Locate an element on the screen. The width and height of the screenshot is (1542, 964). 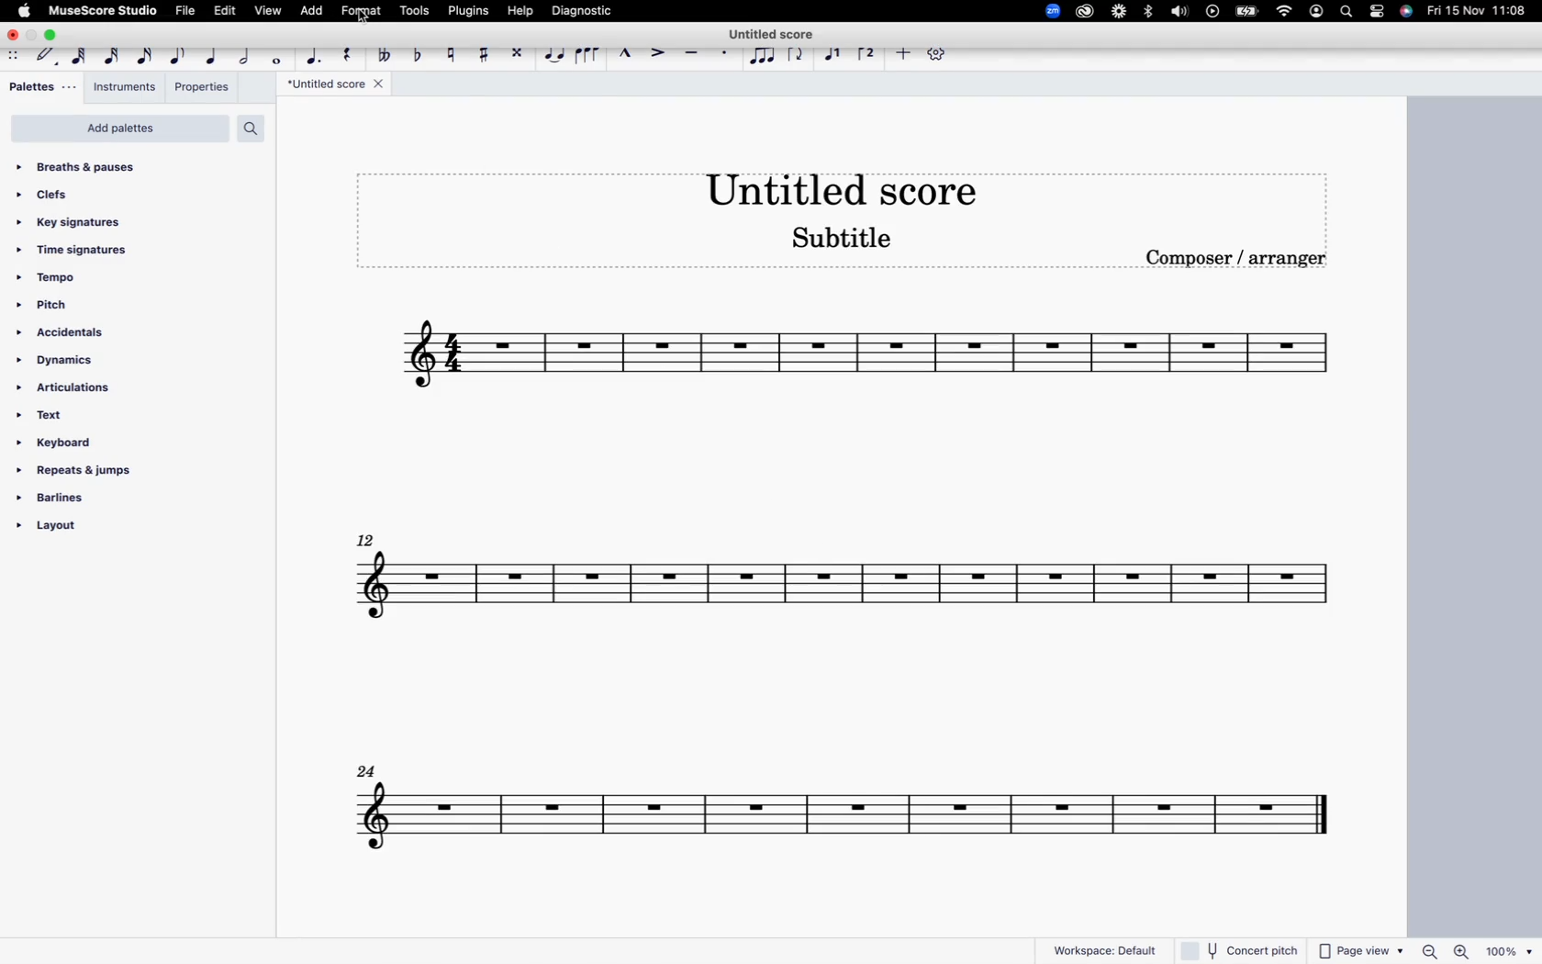
tie is located at coordinates (555, 57).